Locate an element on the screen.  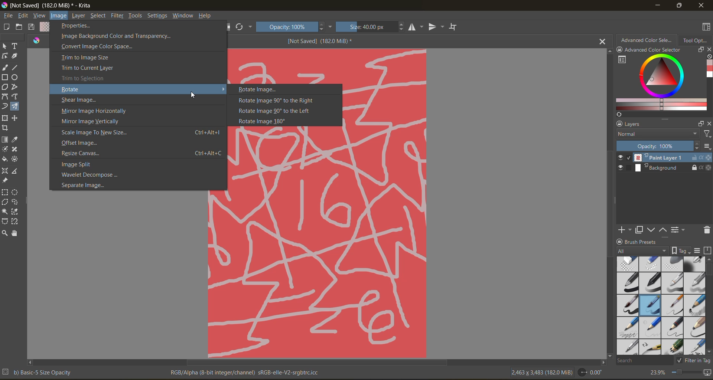
flip horizontally is located at coordinates (417, 27).